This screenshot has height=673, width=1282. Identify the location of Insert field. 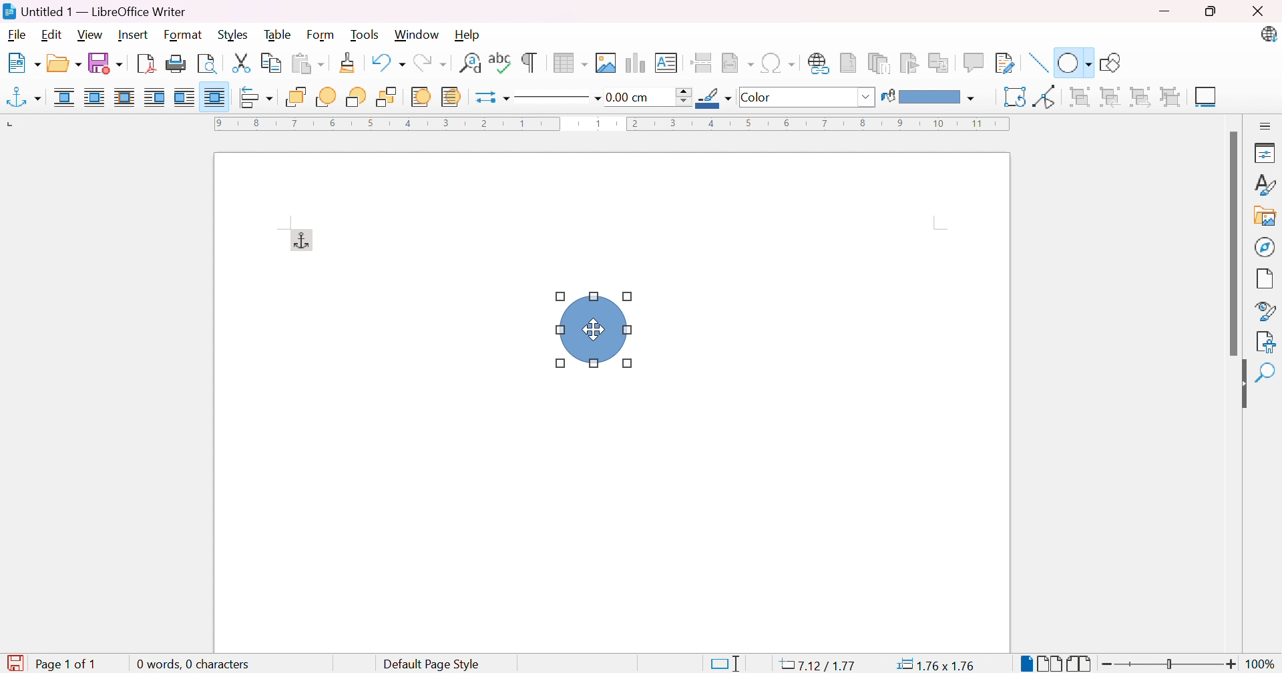
(736, 63).